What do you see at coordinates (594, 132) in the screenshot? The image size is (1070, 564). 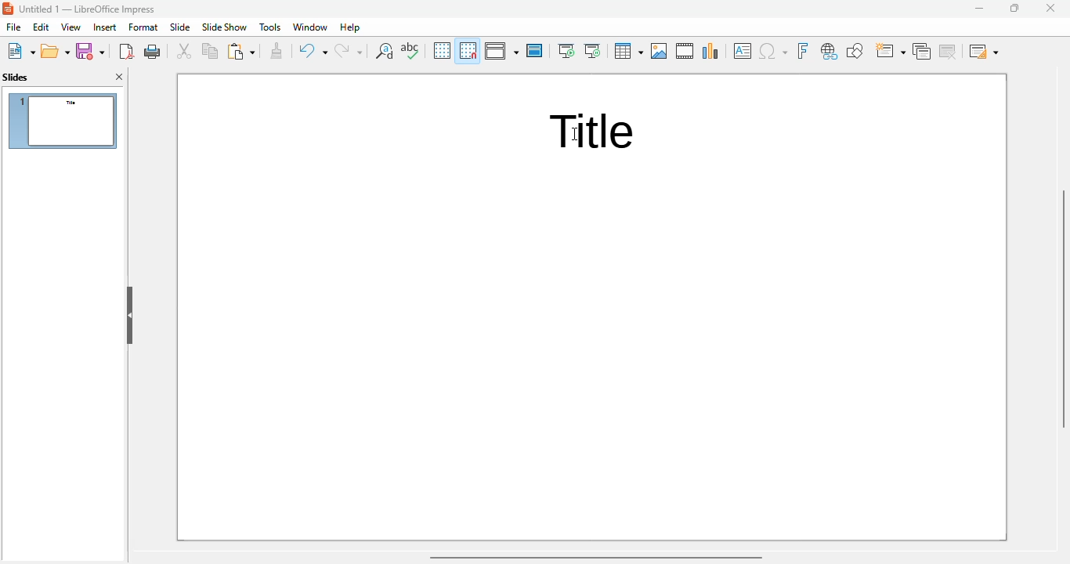 I see `title` at bounding box center [594, 132].